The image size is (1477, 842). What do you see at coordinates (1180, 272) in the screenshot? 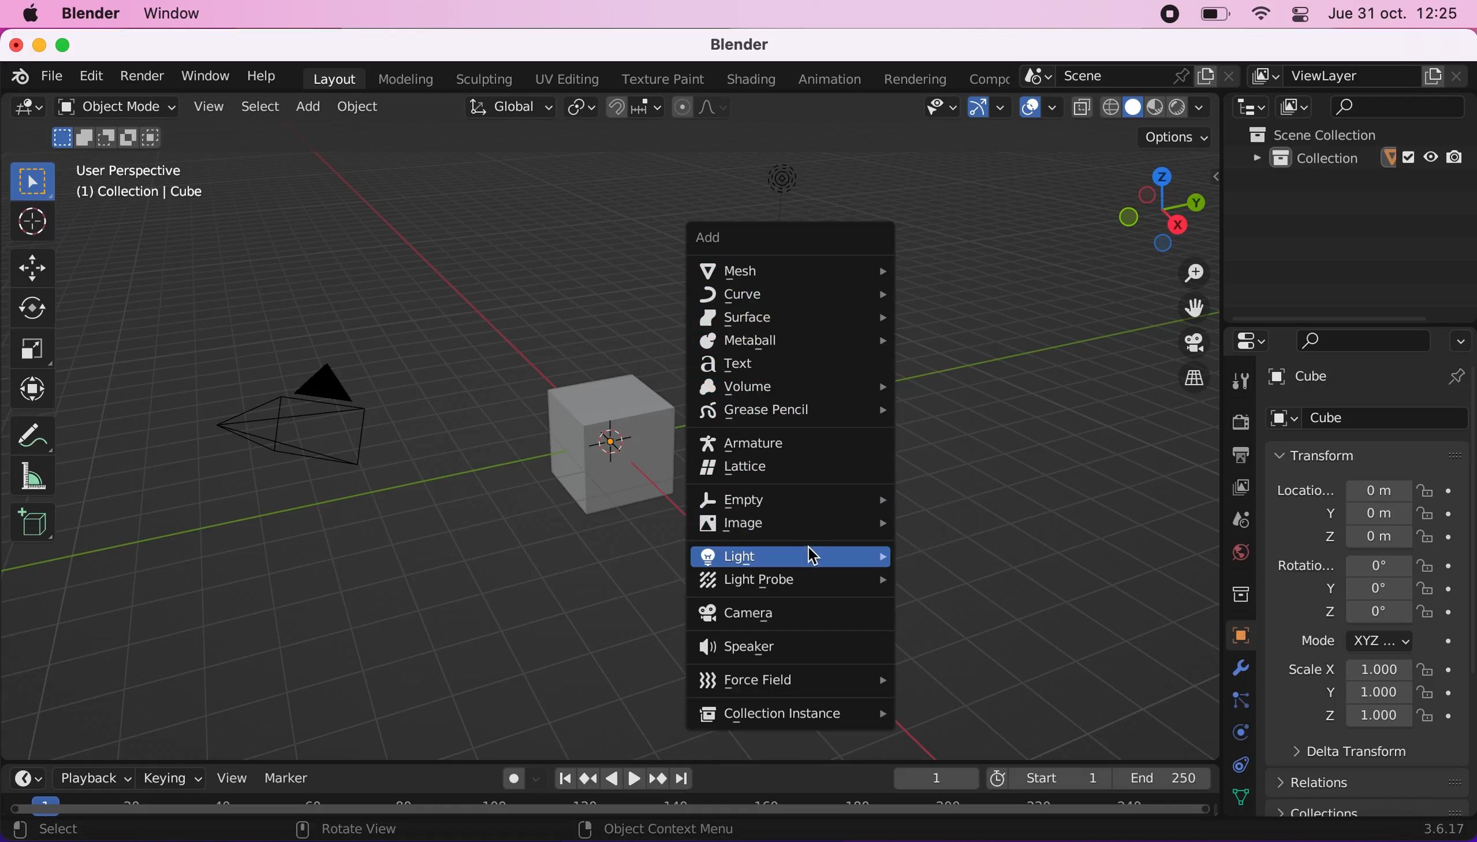
I see `zoom in/out` at bounding box center [1180, 272].